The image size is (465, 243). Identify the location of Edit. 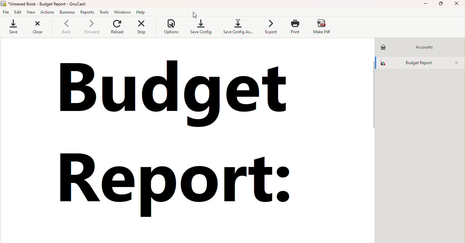
(18, 13).